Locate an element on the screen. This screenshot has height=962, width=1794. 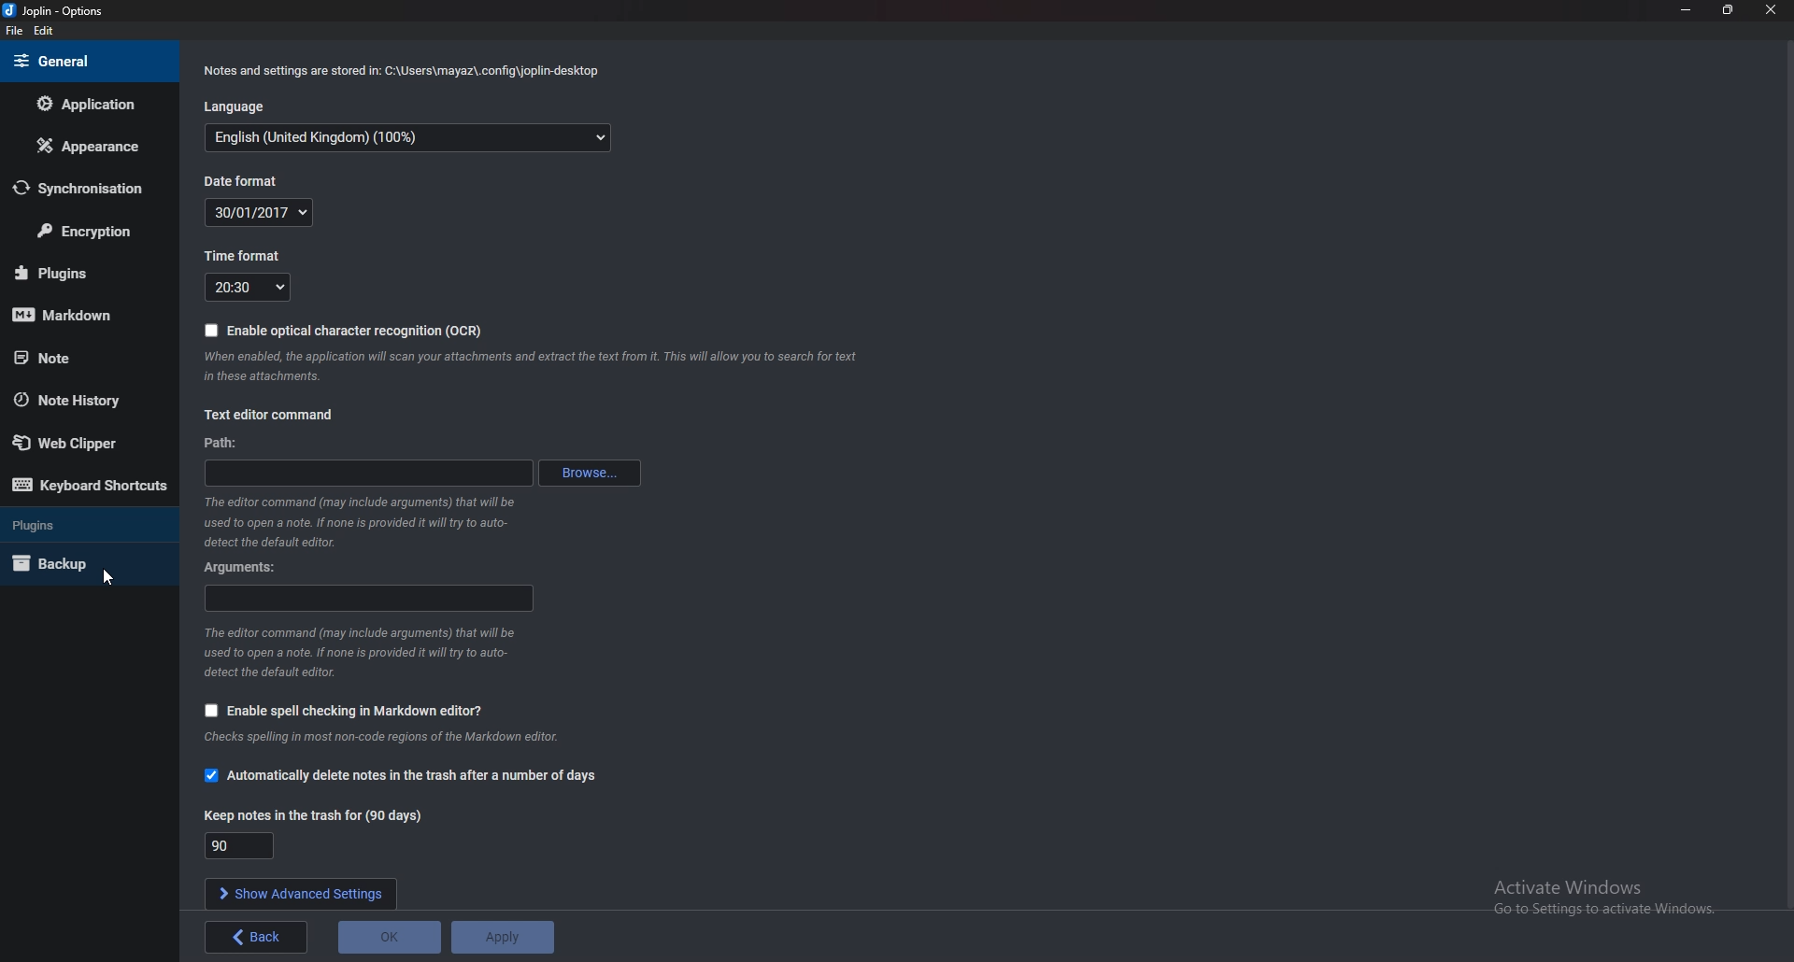
Info on editor command is located at coordinates (363, 522).